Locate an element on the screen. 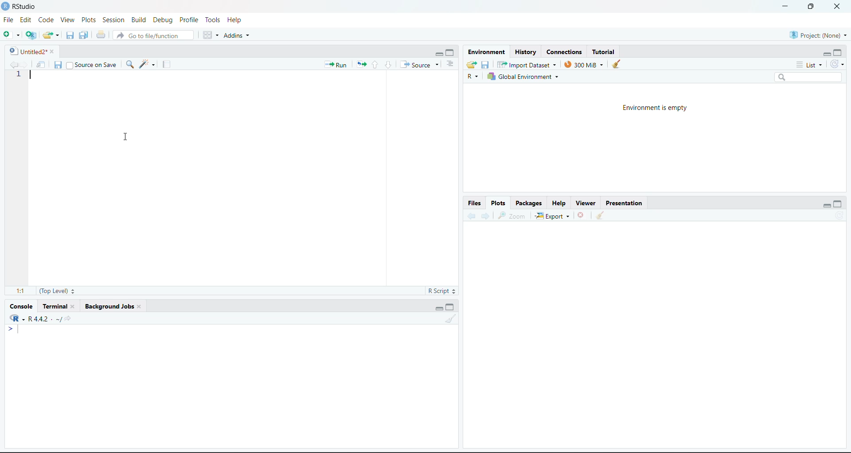 The image size is (851, 453). clear all plots is located at coordinates (601, 216).